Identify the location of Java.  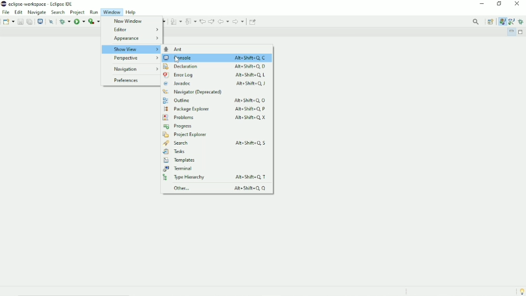
(502, 22).